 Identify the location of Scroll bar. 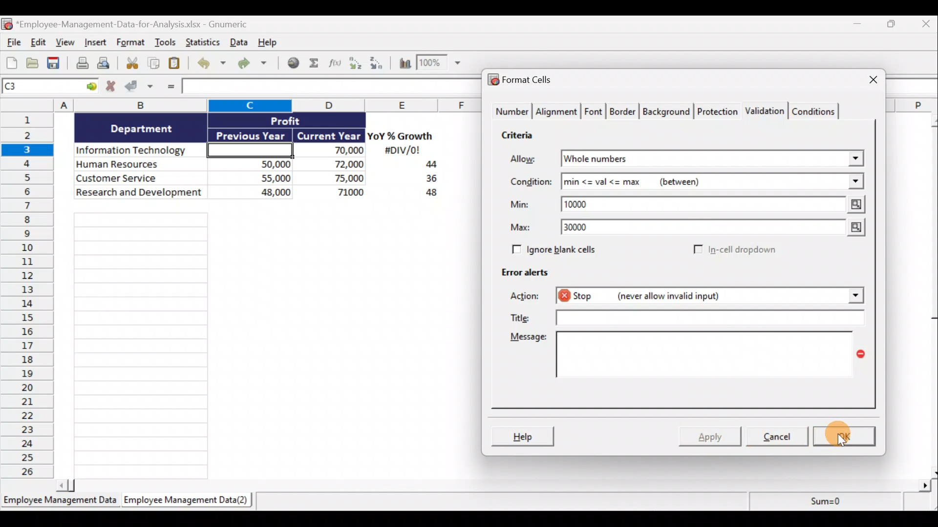
(497, 484).